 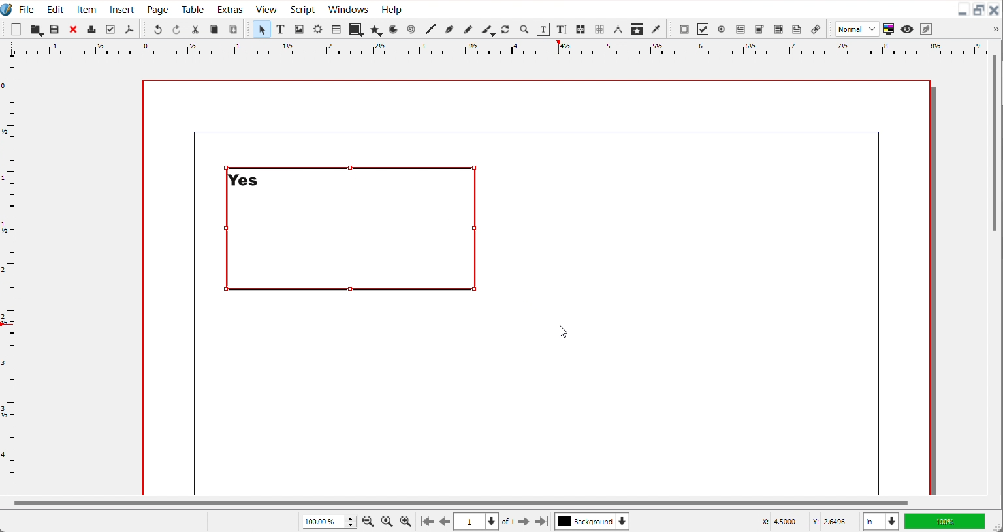 I want to click on Edit content with frame, so click(x=543, y=29).